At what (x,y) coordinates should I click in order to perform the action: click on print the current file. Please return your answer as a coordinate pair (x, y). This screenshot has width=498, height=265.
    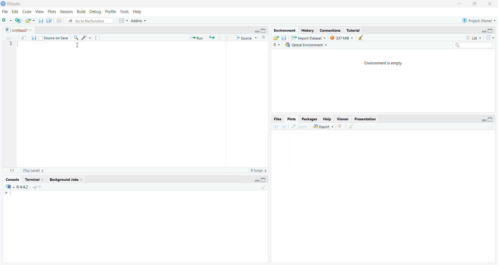
    Looking at the image, I should click on (59, 21).